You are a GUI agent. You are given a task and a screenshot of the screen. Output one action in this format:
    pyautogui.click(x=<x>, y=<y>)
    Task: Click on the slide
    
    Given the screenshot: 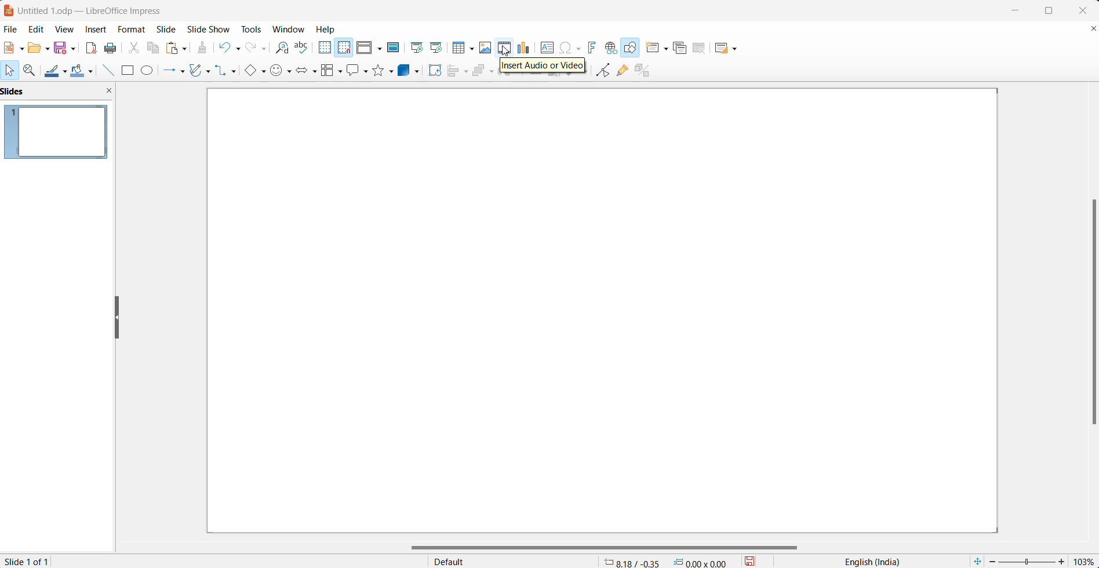 What is the action you would take?
    pyautogui.click(x=166, y=28)
    